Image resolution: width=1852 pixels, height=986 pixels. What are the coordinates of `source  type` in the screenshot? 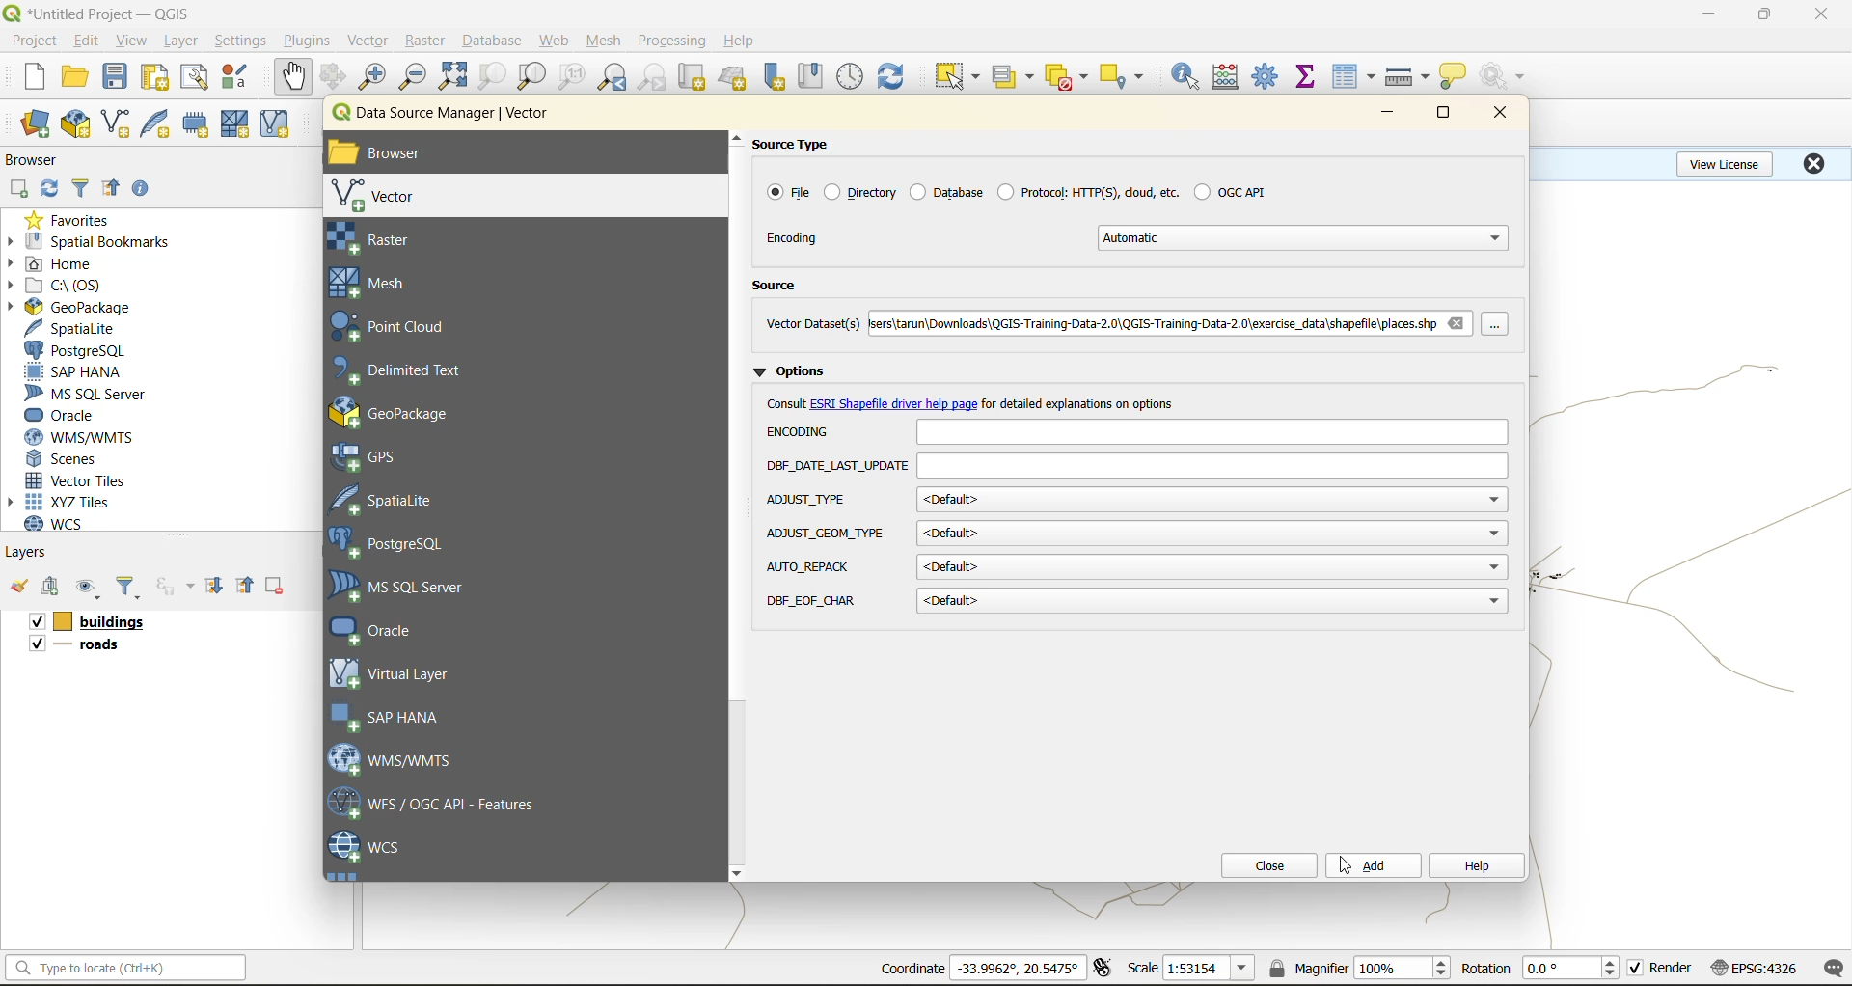 It's located at (801, 145).